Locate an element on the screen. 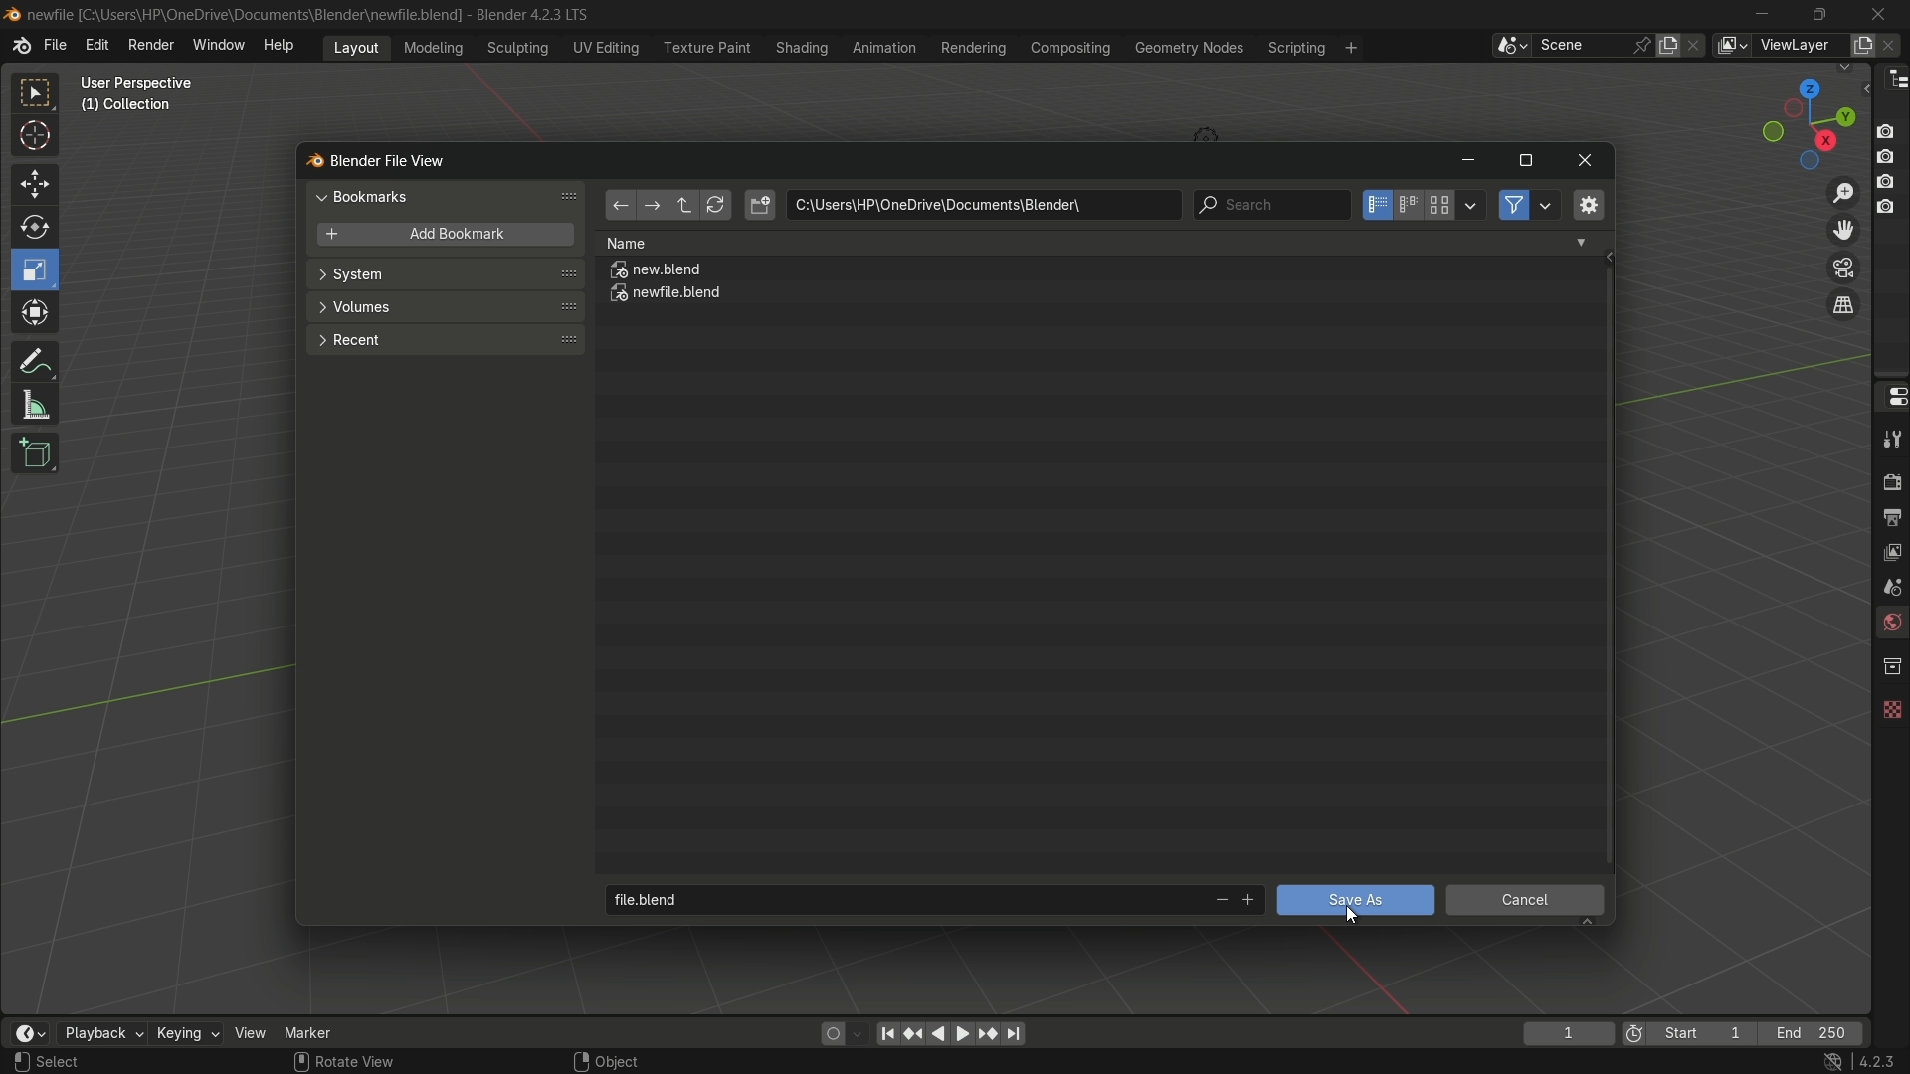 The image size is (1910, 1074). Blender 4.2.3 is located at coordinates (527, 14).